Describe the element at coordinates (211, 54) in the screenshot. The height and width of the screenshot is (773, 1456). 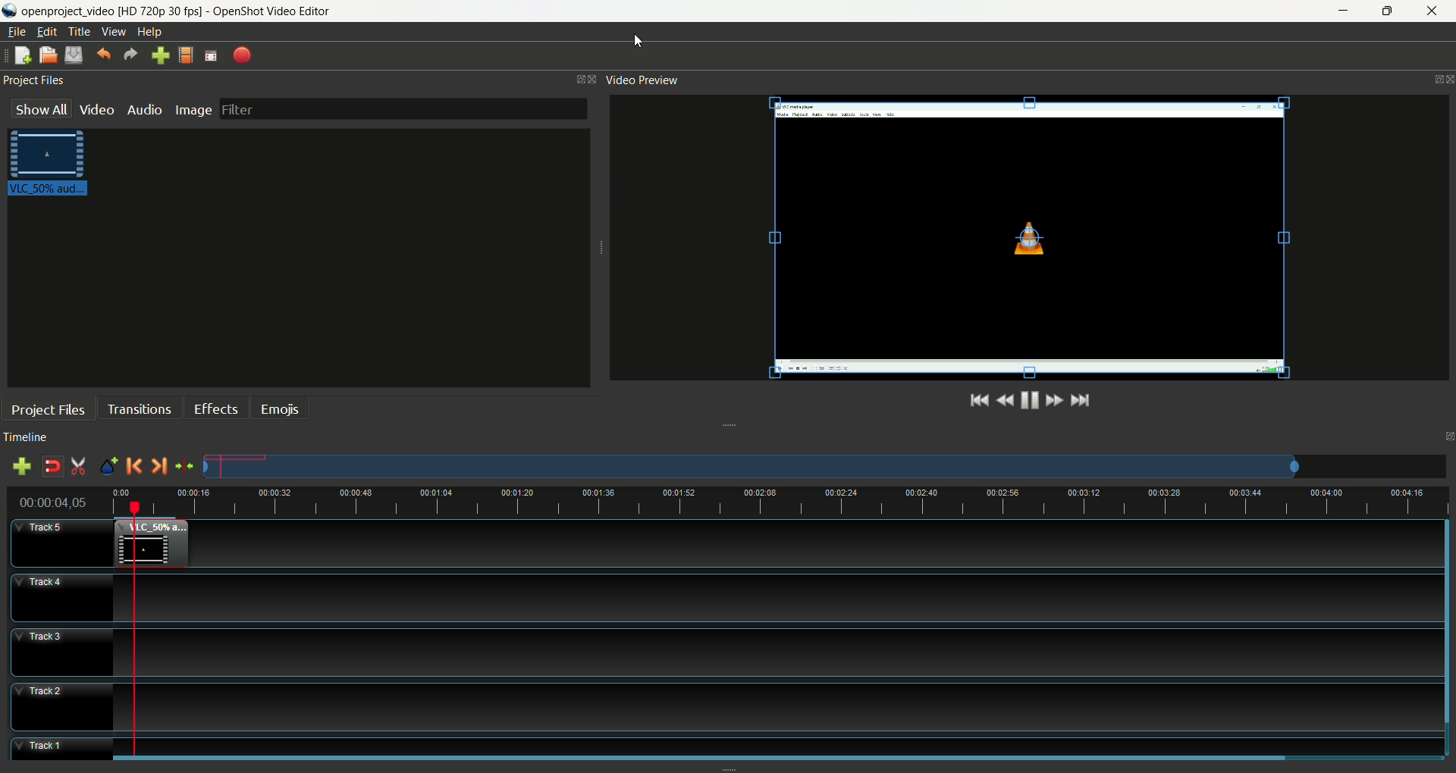
I see `fullscreen` at that location.